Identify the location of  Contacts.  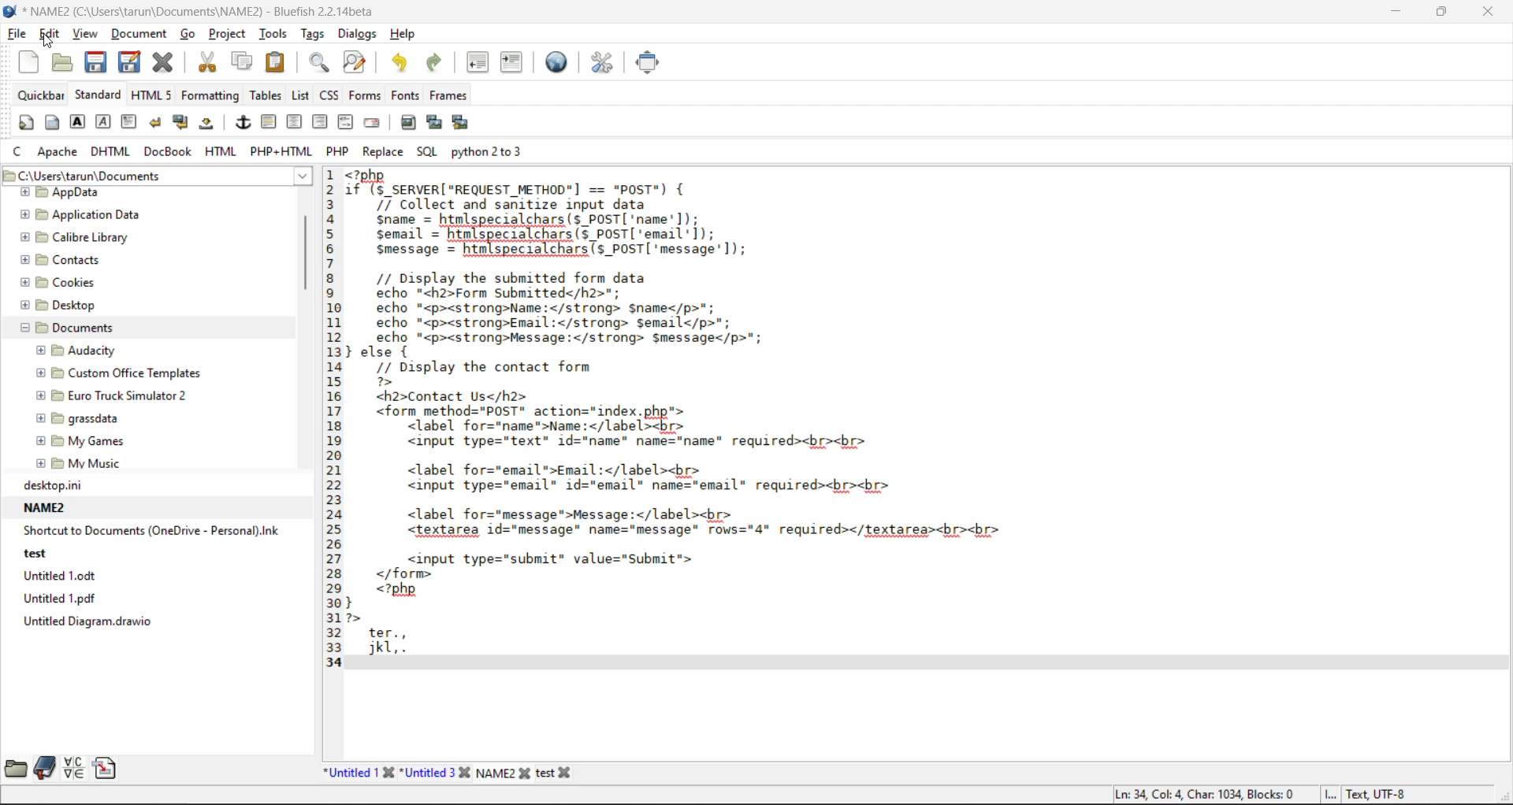
(63, 258).